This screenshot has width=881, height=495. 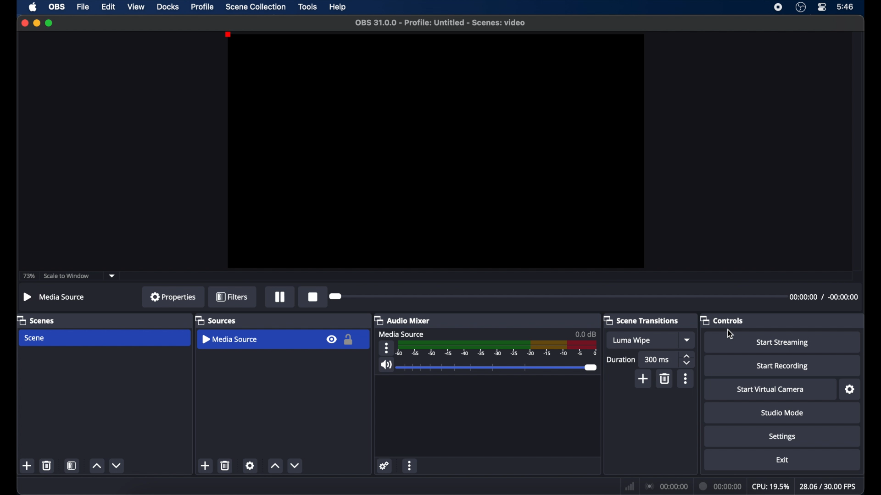 I want to click on delete, so click(x=664, y=378).